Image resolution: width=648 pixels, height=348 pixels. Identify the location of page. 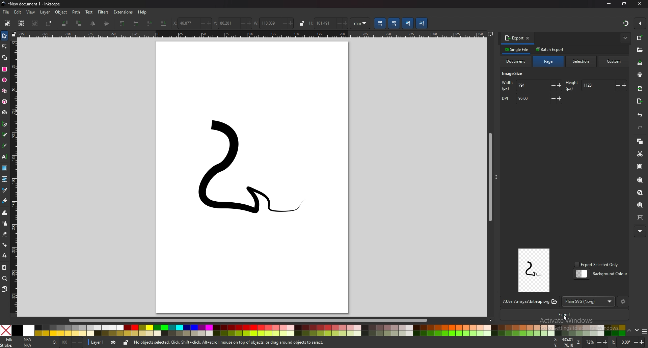
(549, 61).